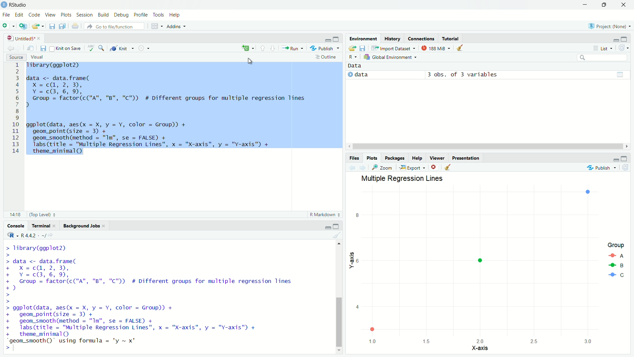 The width and height of the screenshot is (634, 357). What do you see at coordinates (609, 27) in the screenshot?
I see `Project: (None)` at bounding box center [609, 27].